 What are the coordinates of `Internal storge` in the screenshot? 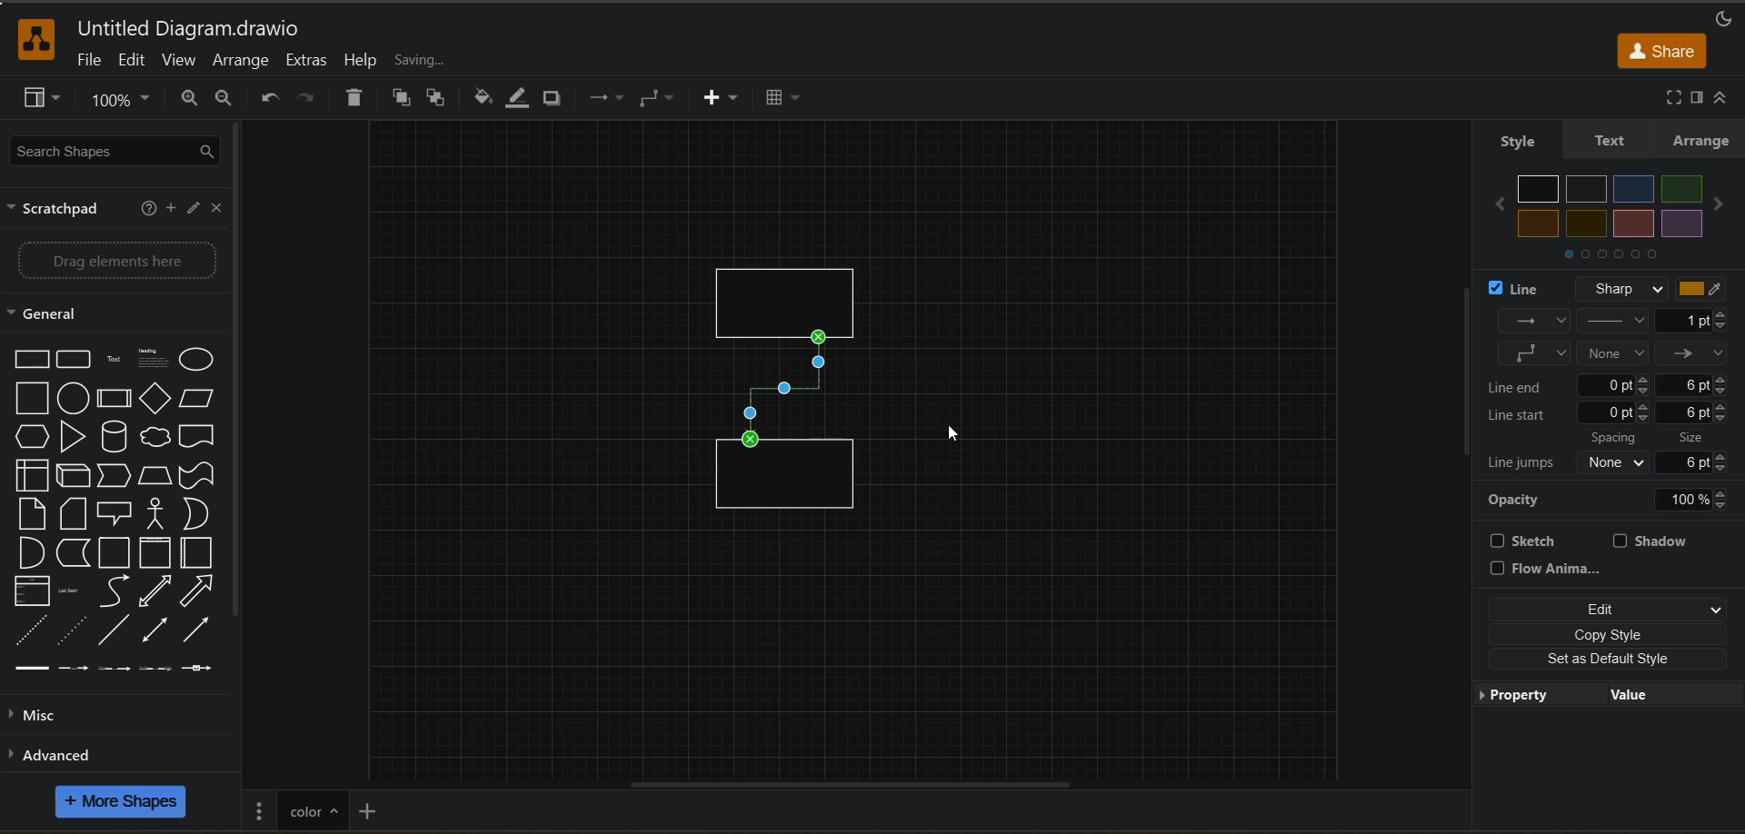 It's located at (27, 476).